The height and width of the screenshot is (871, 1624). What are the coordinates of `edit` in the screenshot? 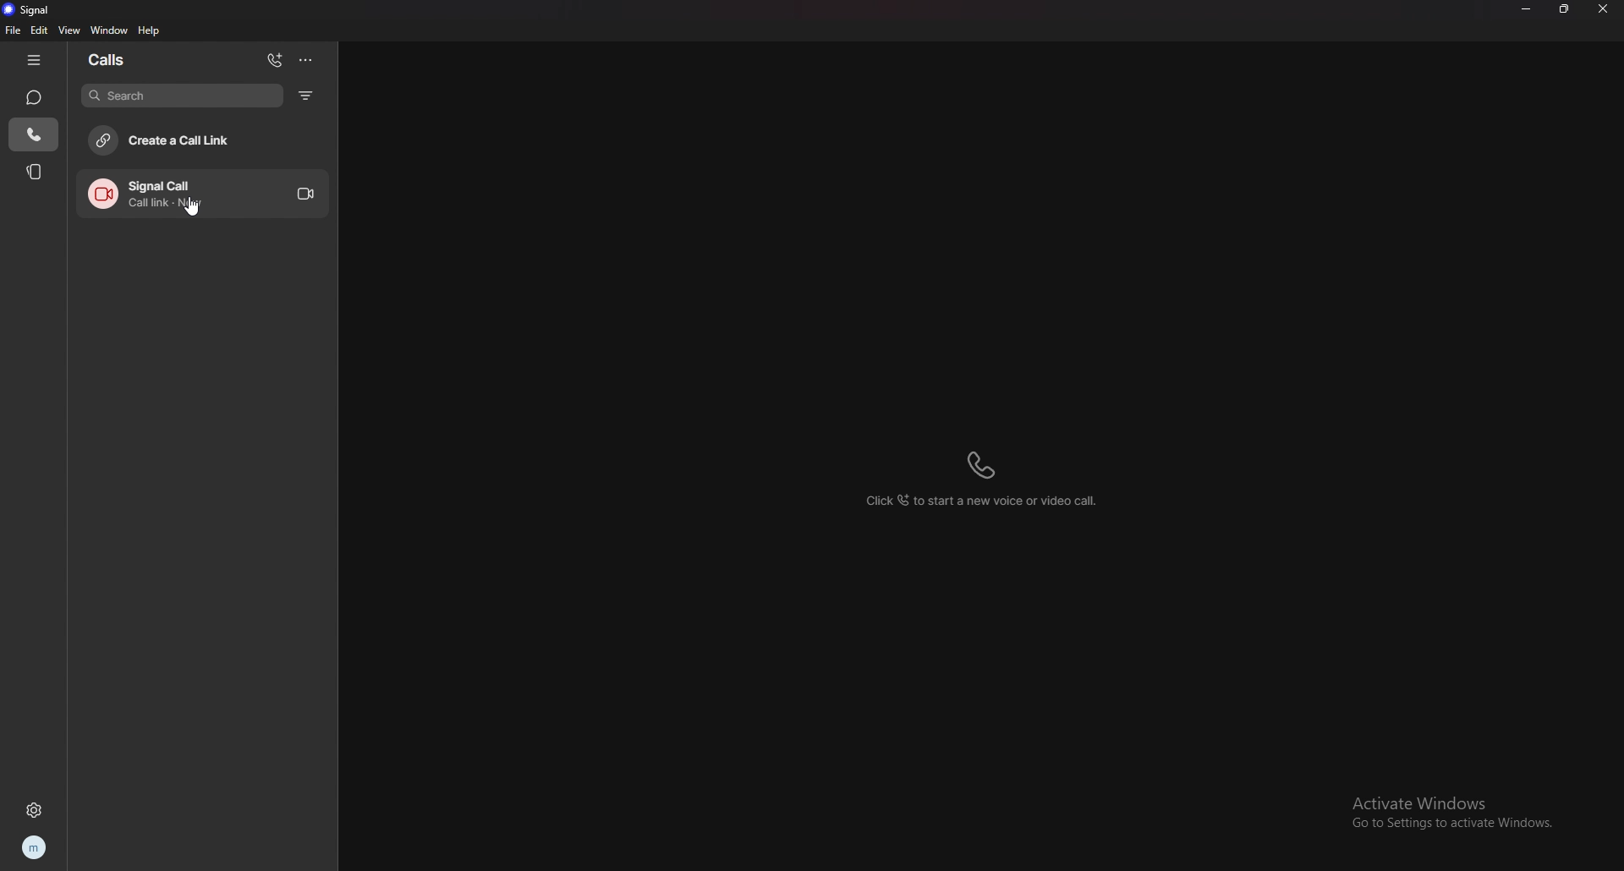 It's located at (39, 30).